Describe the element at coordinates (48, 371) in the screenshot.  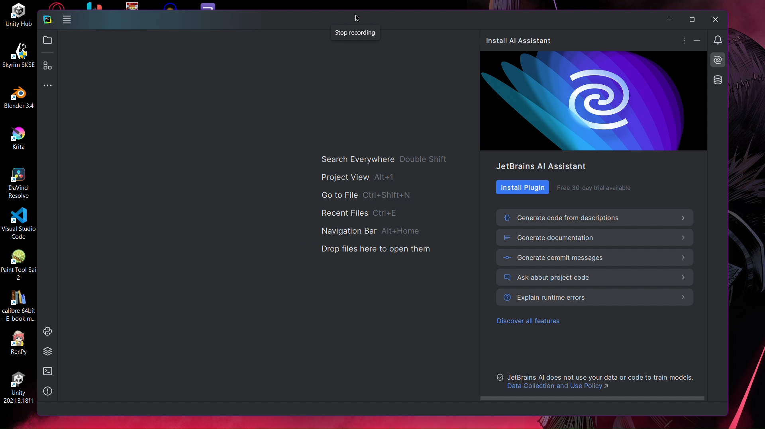
I see `Terminal` at that location.